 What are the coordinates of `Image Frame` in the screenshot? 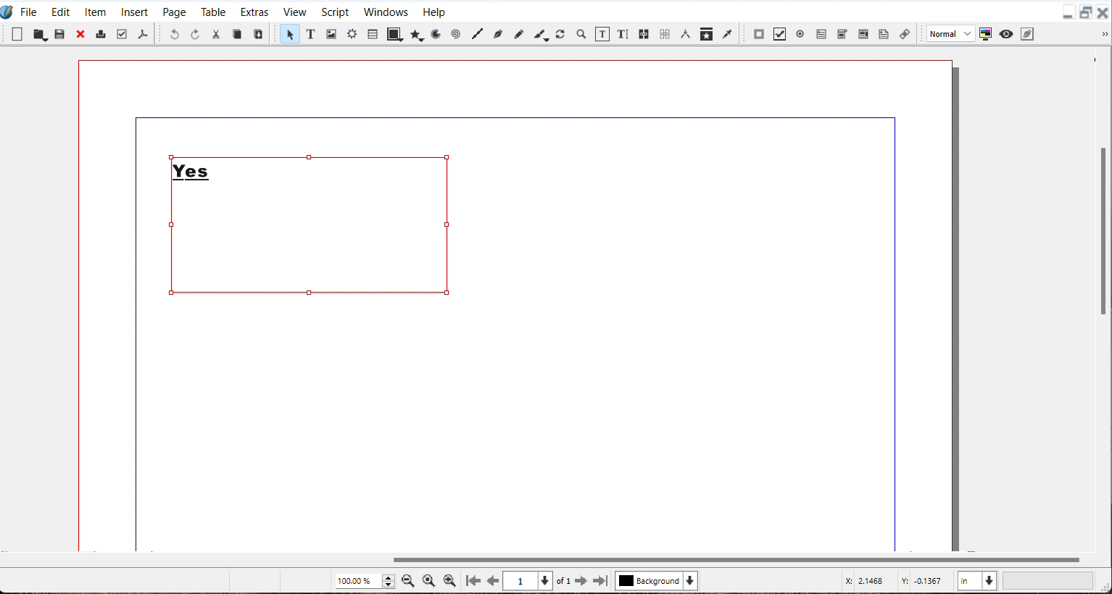 It's located at (331, 33).